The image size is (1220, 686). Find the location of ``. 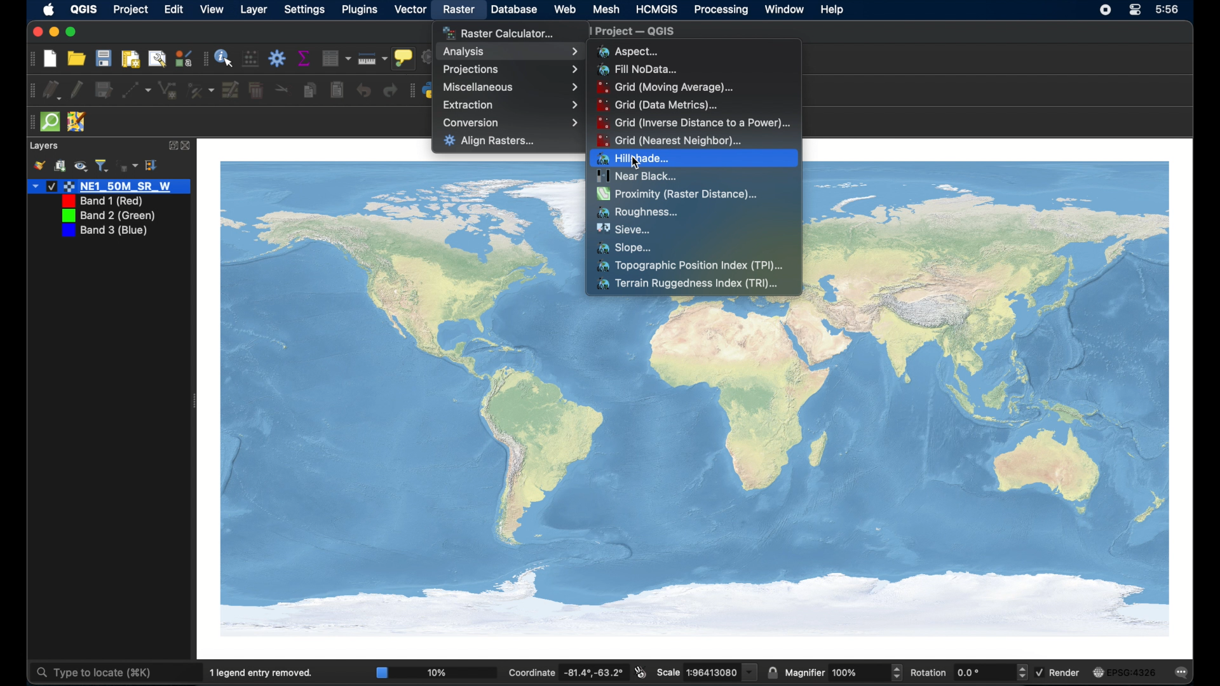

 is located at coordinates (337, 58).